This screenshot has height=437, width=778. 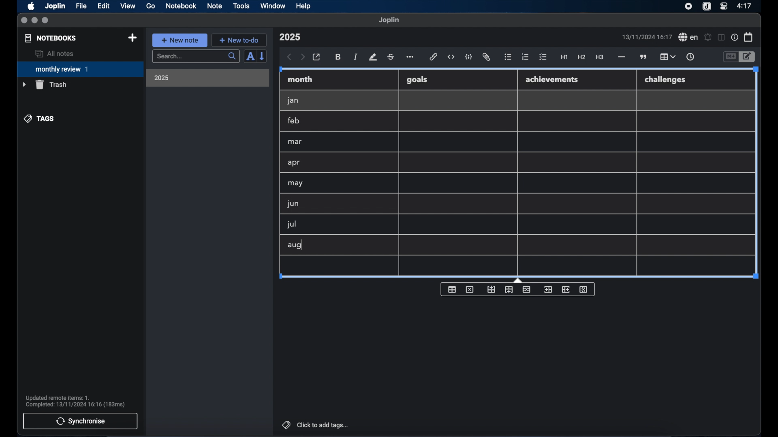 I want to click on bold, so click(x=339, y=57).